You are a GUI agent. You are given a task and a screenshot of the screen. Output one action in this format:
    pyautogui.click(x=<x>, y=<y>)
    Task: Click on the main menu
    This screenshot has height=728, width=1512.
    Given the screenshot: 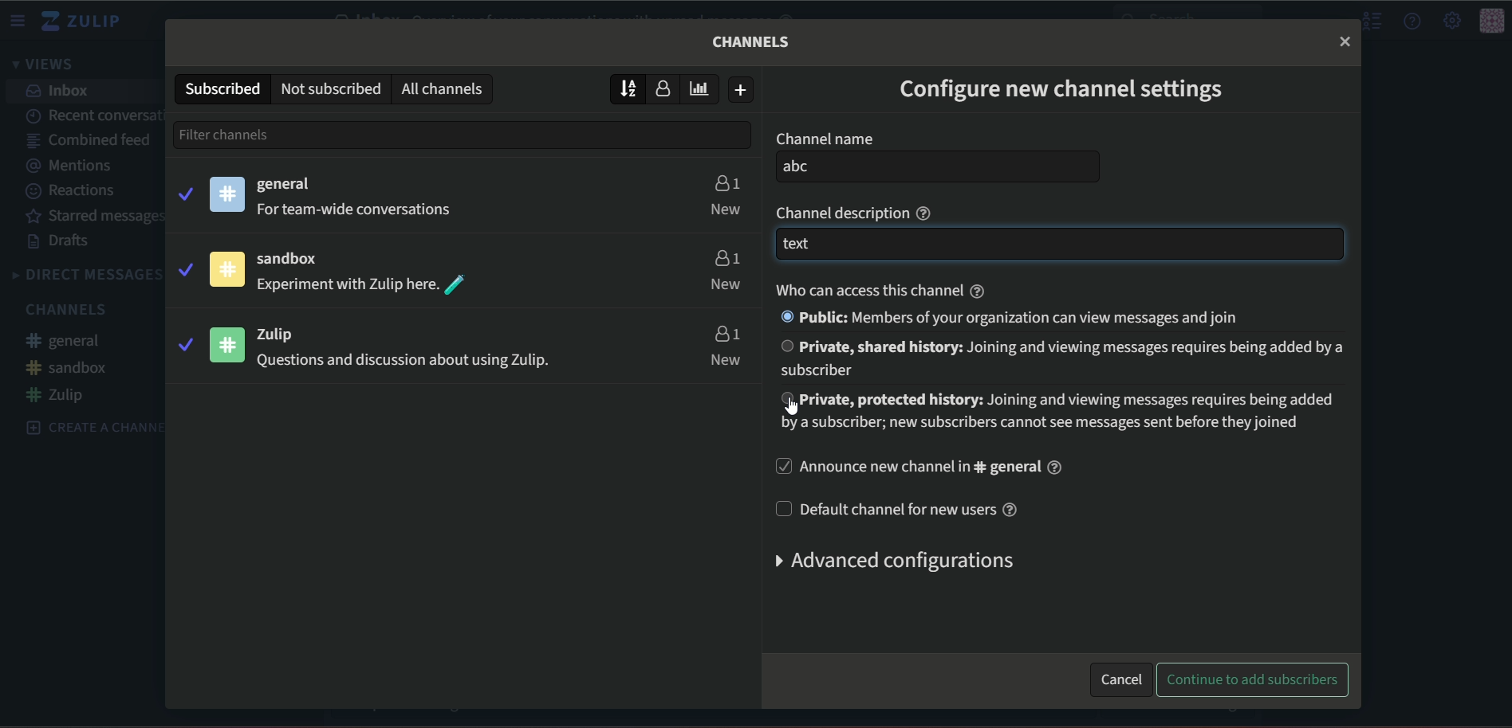 What is the action you would take?
    pyautogui.click(x=1451, y=20)
    